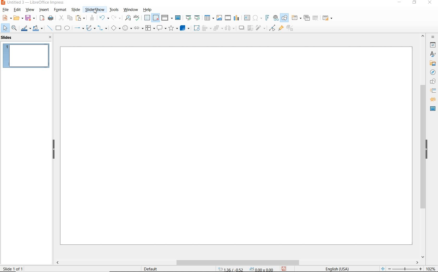 Image resolution: width=438 pixels, height=272 pixels. Describe the element at coordinates (50, 28) in the screenshot. I see `INSERT LINE` at that location.